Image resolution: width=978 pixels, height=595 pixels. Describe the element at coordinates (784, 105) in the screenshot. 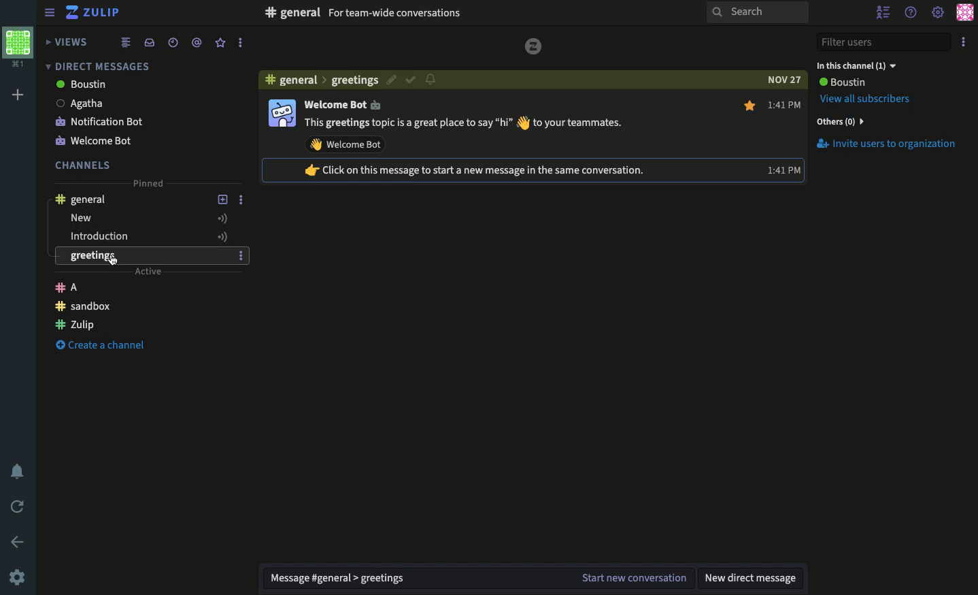

I see `time` at that location.